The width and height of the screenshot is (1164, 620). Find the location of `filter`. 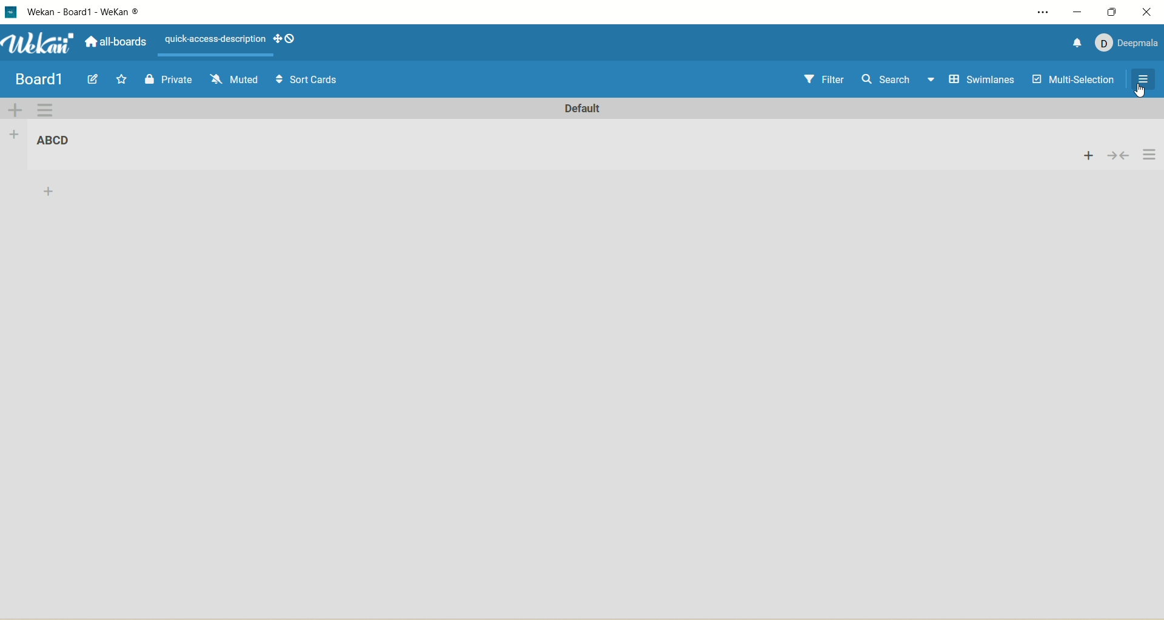

filter is located at coordinates (823, 80).